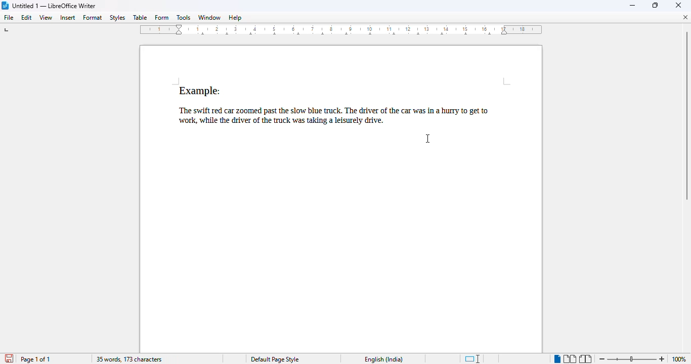 This screenshot has height=364, width=691. What do you see at coordinates (35, 359) in the screenshot?
I see `page 1 of 1` at bounding box center [35, 359].